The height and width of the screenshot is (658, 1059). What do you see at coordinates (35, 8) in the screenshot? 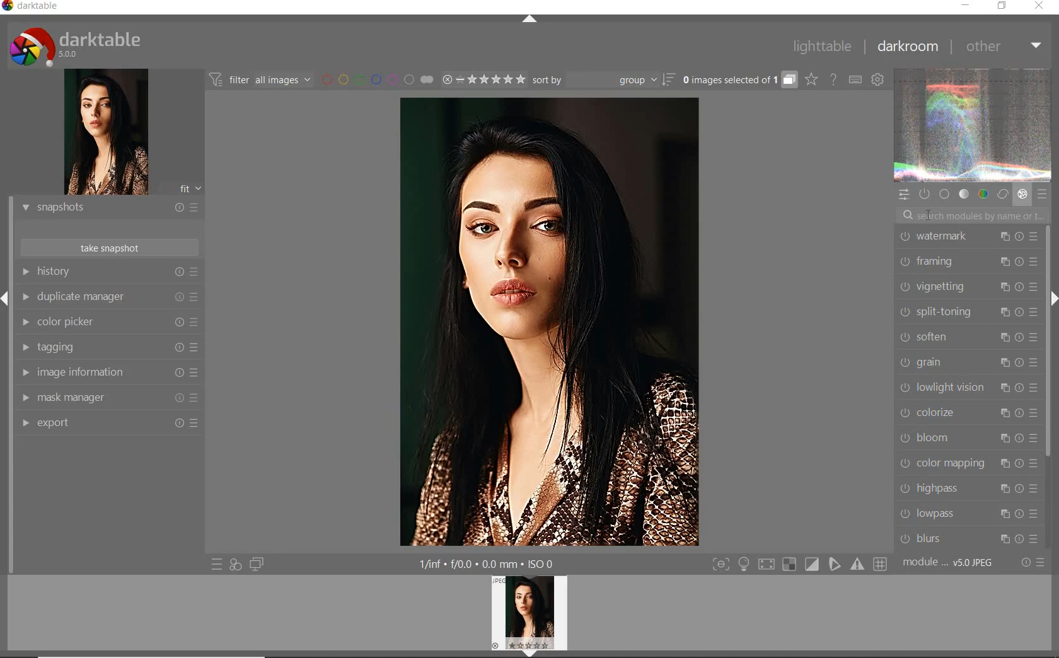
I see `SYSTEM NAME` at bounding box center [35, 8].